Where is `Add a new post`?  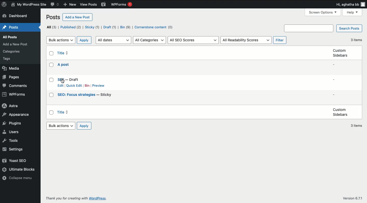 Add a new post is located at coordinates (78, 17).